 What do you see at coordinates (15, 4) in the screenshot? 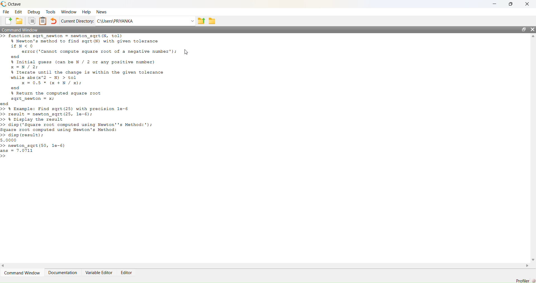
I see `Octave` at bounding box center [15, 4].